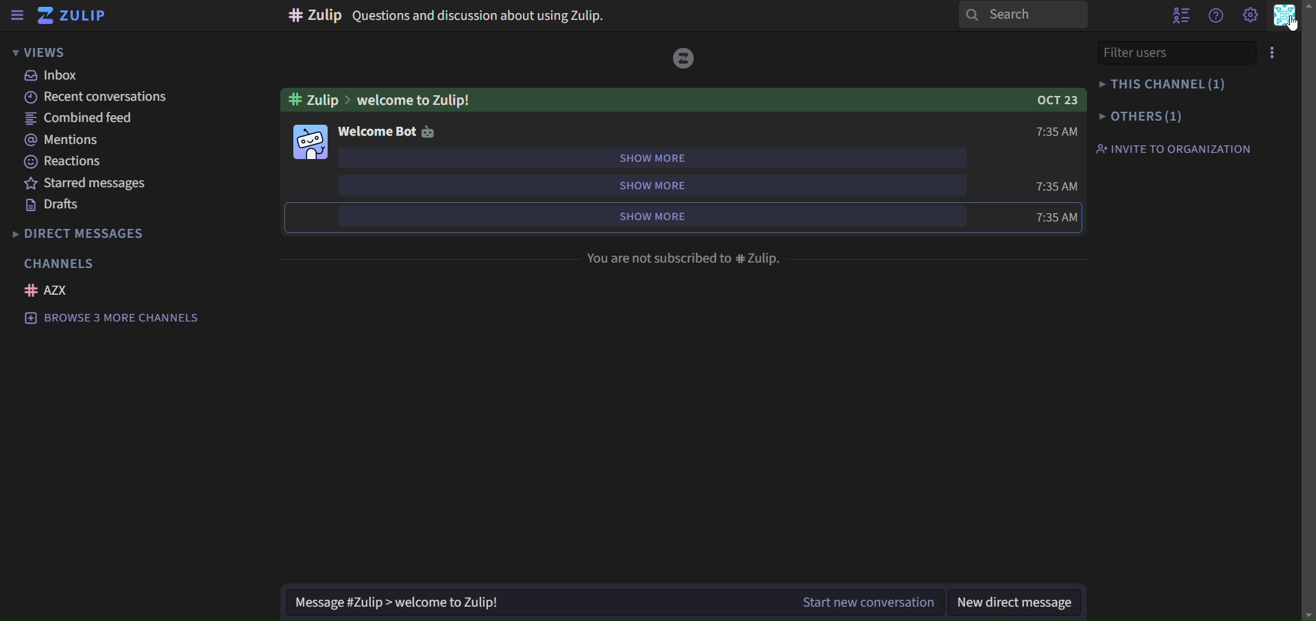 Image resolution: width=1316 pixels, height=621 pixels. I want to click on You are not subscribed to # Zulip., so click(679, 258).